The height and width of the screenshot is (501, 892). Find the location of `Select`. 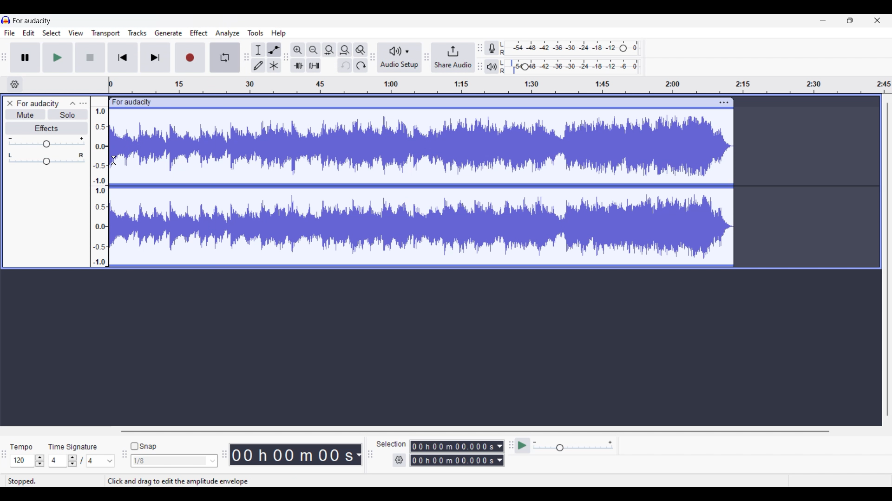

Select is located at coordinates (52, 33).